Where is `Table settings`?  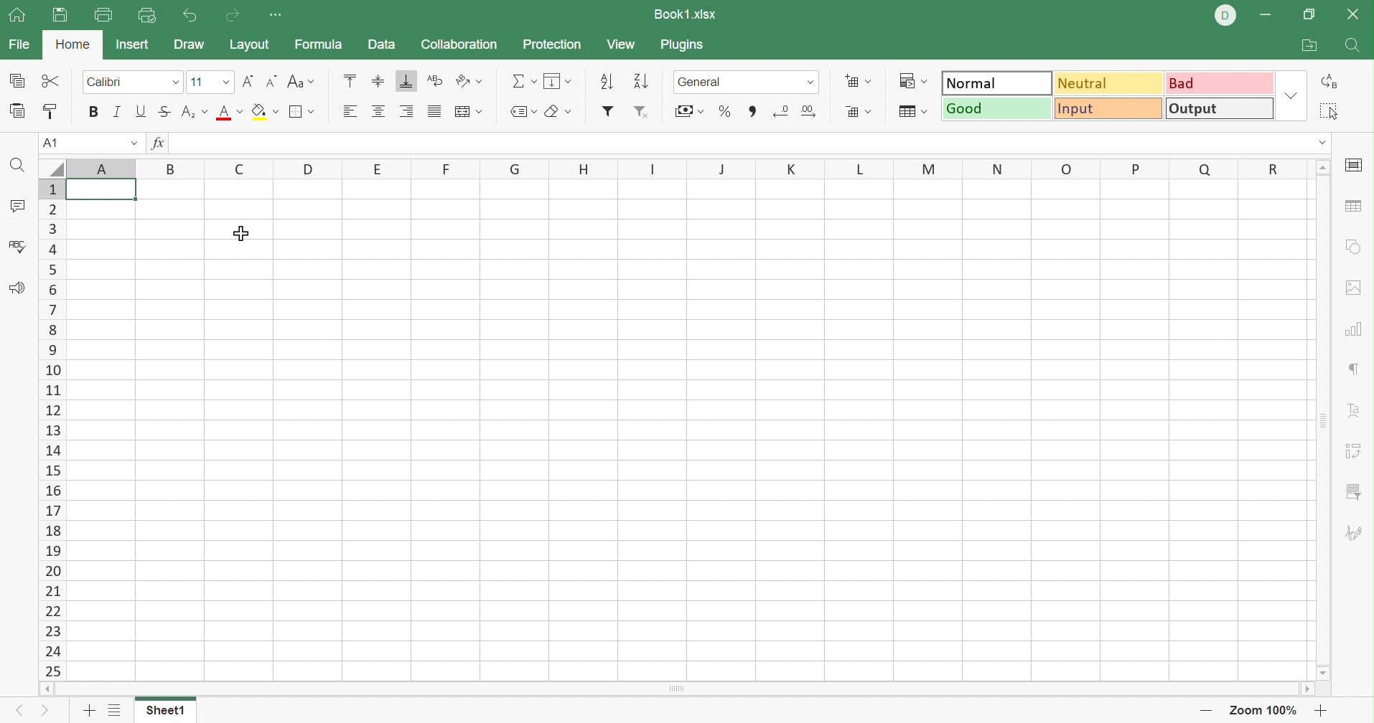 Table settings is located at coordinates (1355, 208).